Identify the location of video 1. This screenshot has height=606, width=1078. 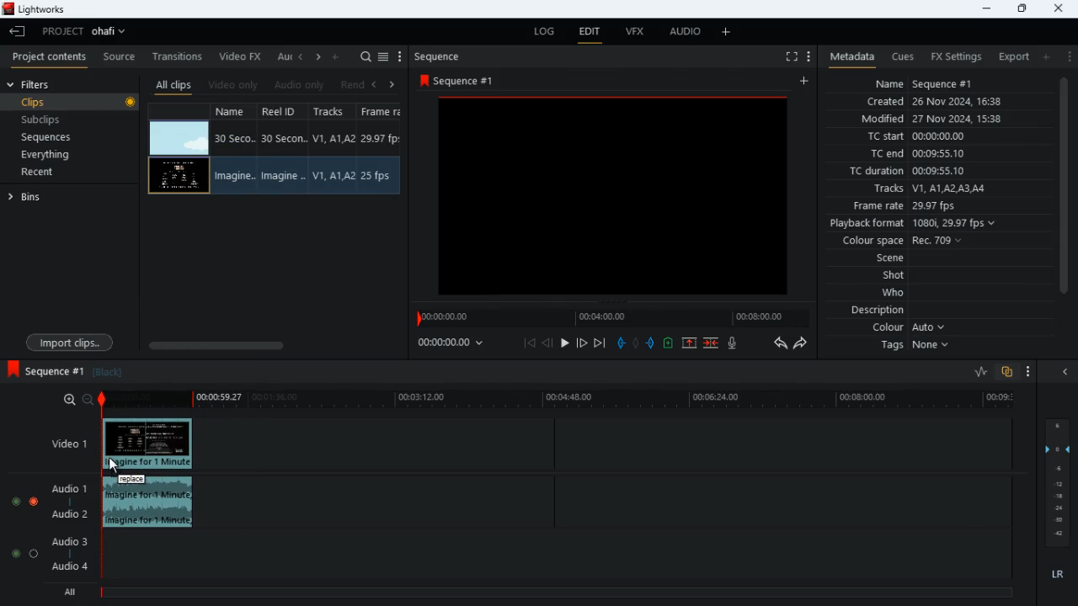
(66, 444).